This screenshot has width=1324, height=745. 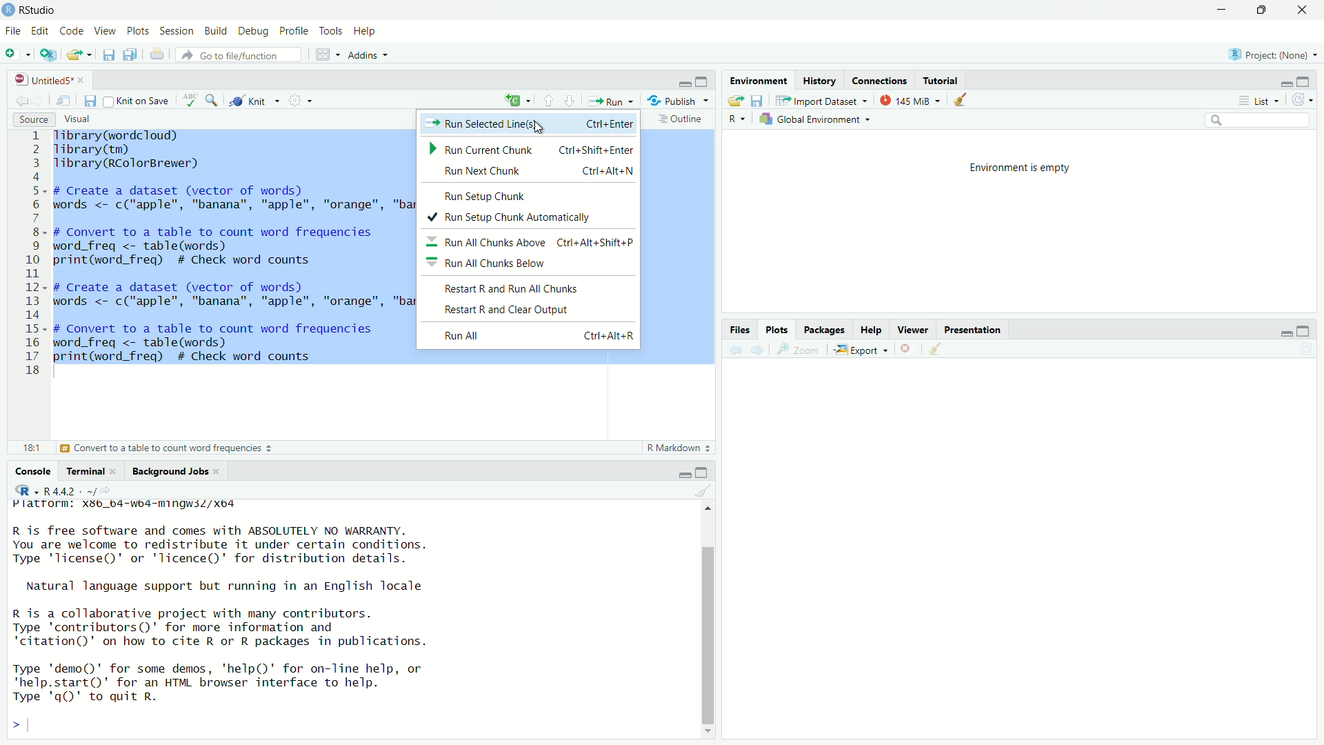 I want to click on Go forward to the next source location, so click(x=41, y=101).